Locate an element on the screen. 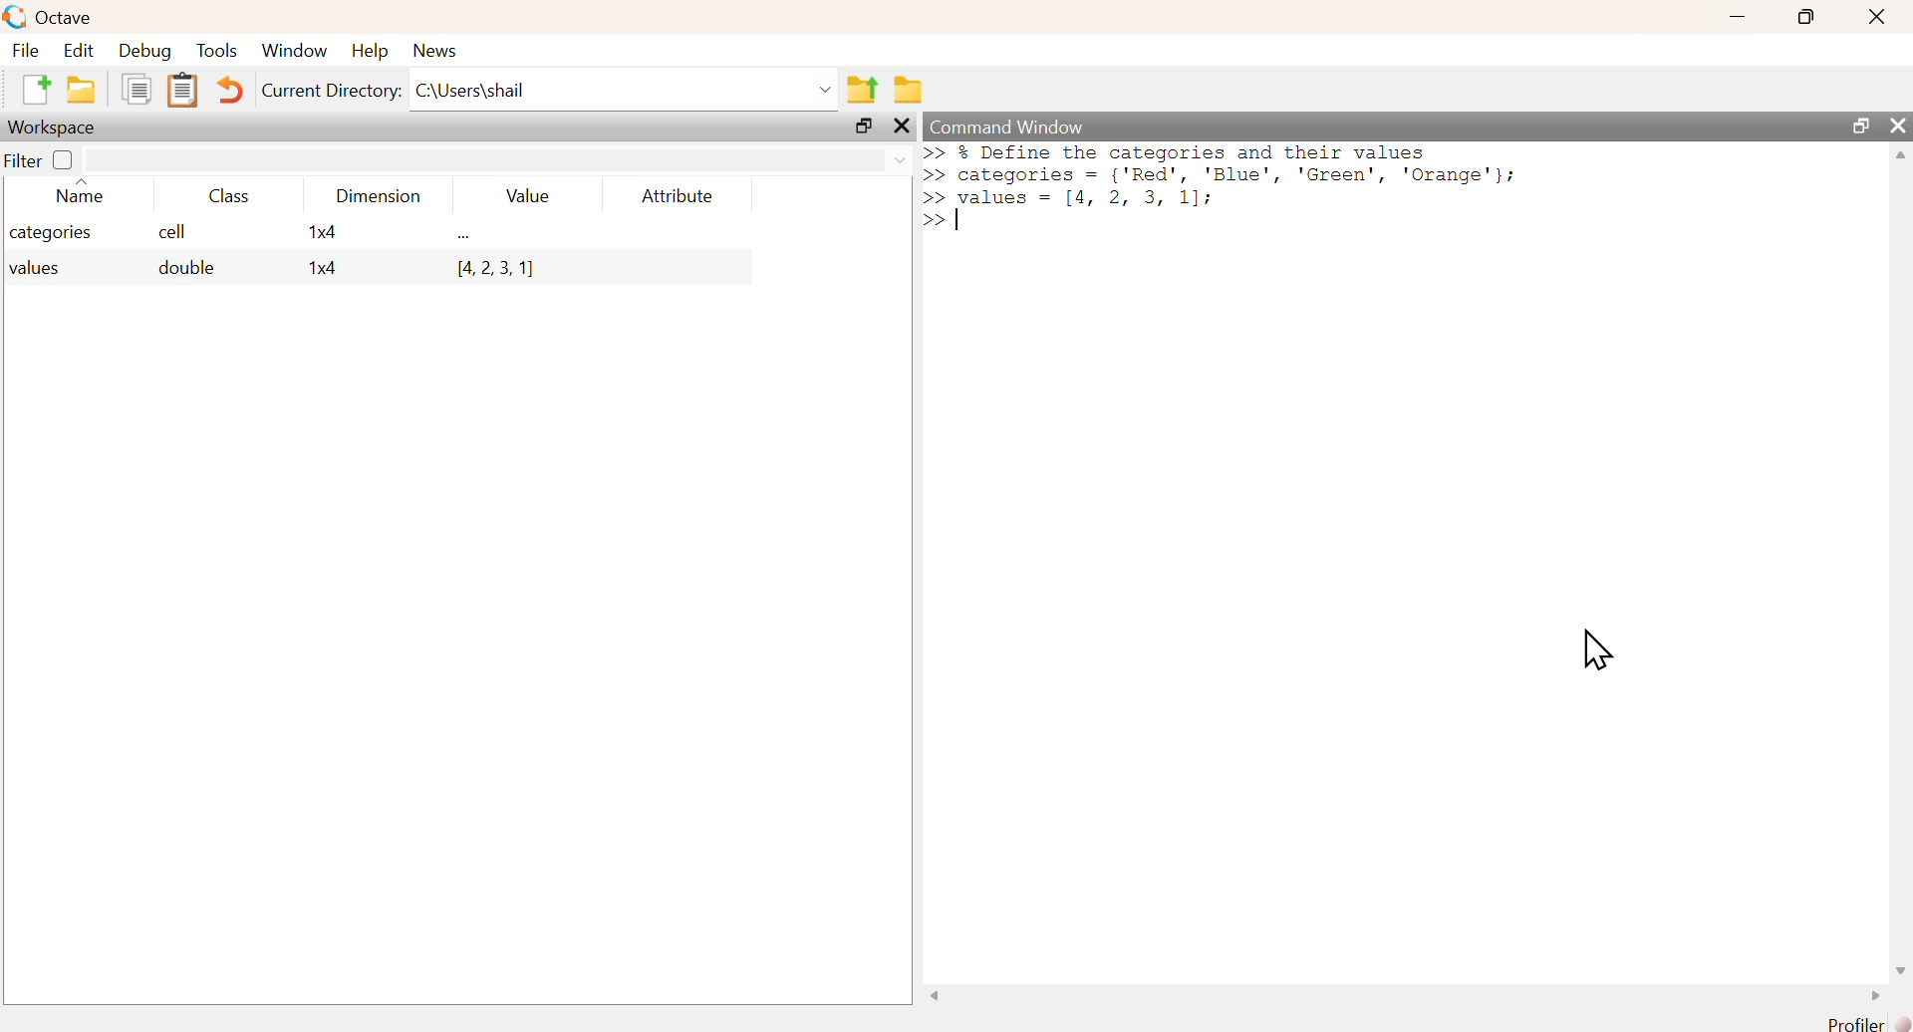 The image size is (1913, 1032). Class is located at coordinates (230, 196).